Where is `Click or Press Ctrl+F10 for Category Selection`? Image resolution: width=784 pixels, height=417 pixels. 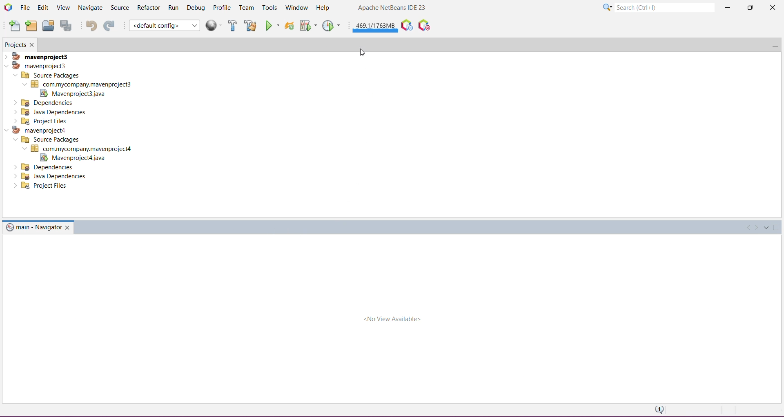
Click or Press Ctrl+F10 for Category Selection is located at coordinates (607, 8).